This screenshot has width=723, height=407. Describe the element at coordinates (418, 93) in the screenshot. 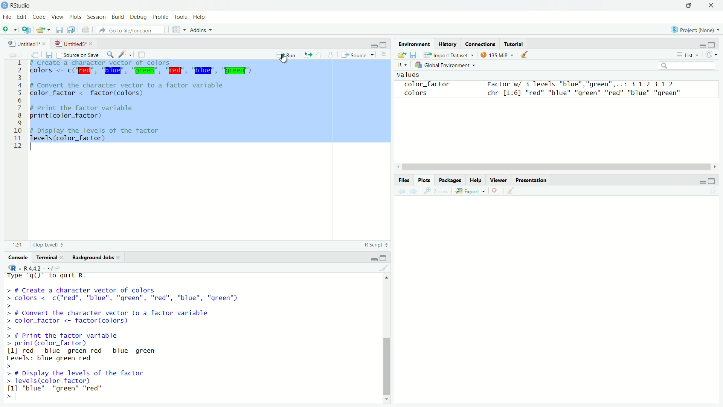

I see `colors` at that location.